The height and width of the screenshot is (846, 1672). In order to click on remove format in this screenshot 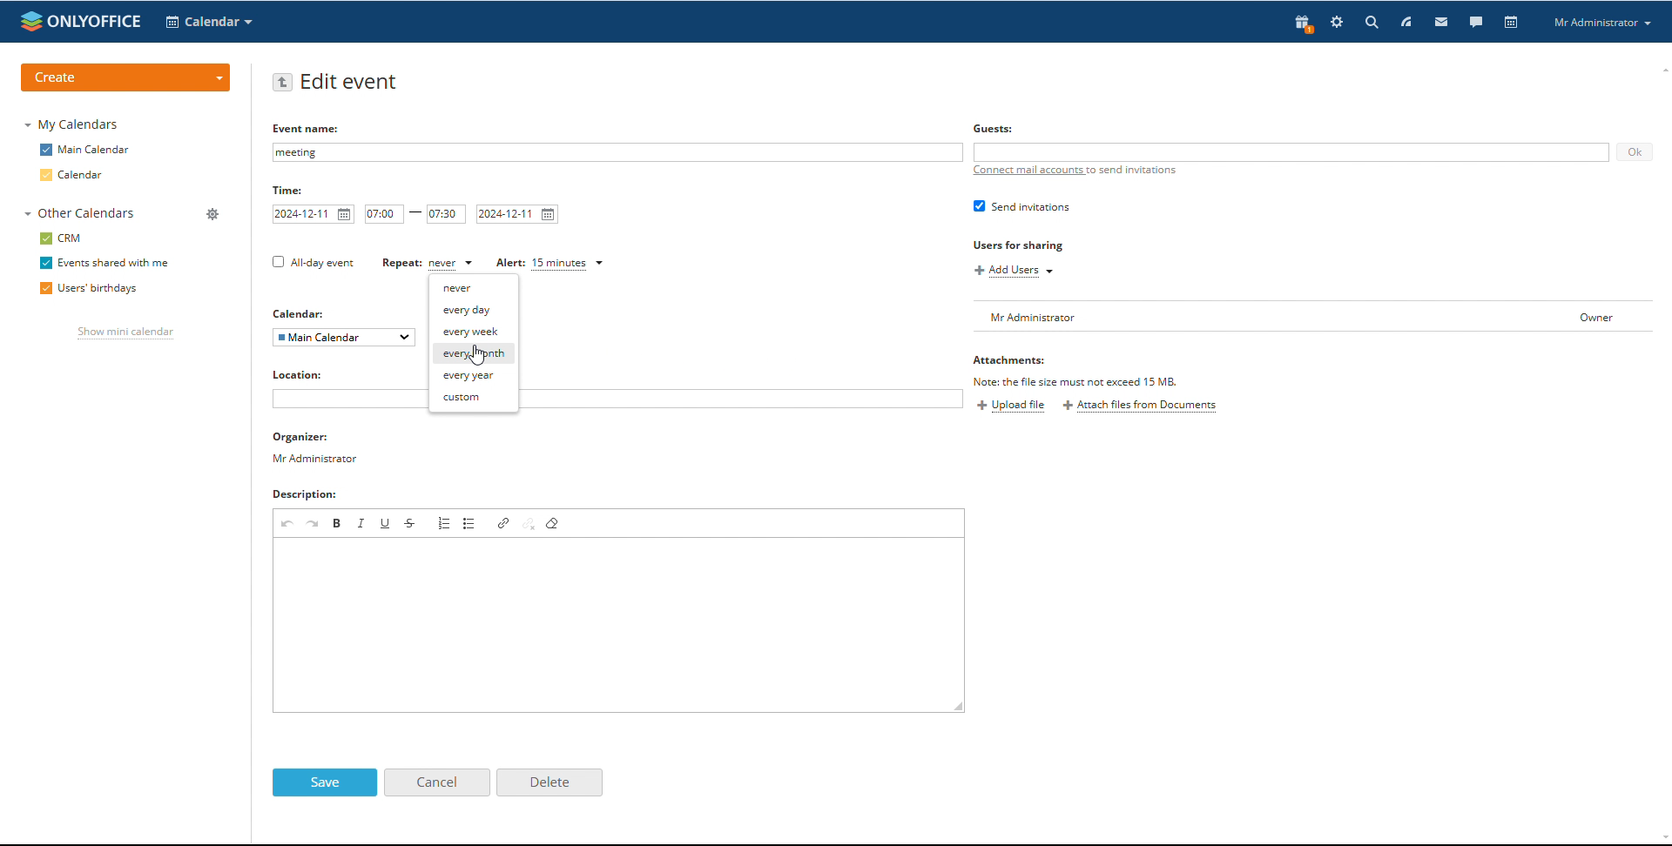, I will do `click(553, 522)`.